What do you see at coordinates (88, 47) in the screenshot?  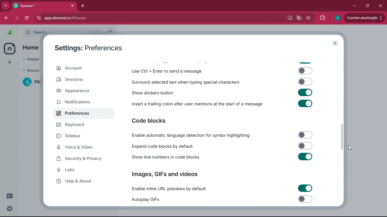 I see `settings: preferences` at bounding box center [88, 47].